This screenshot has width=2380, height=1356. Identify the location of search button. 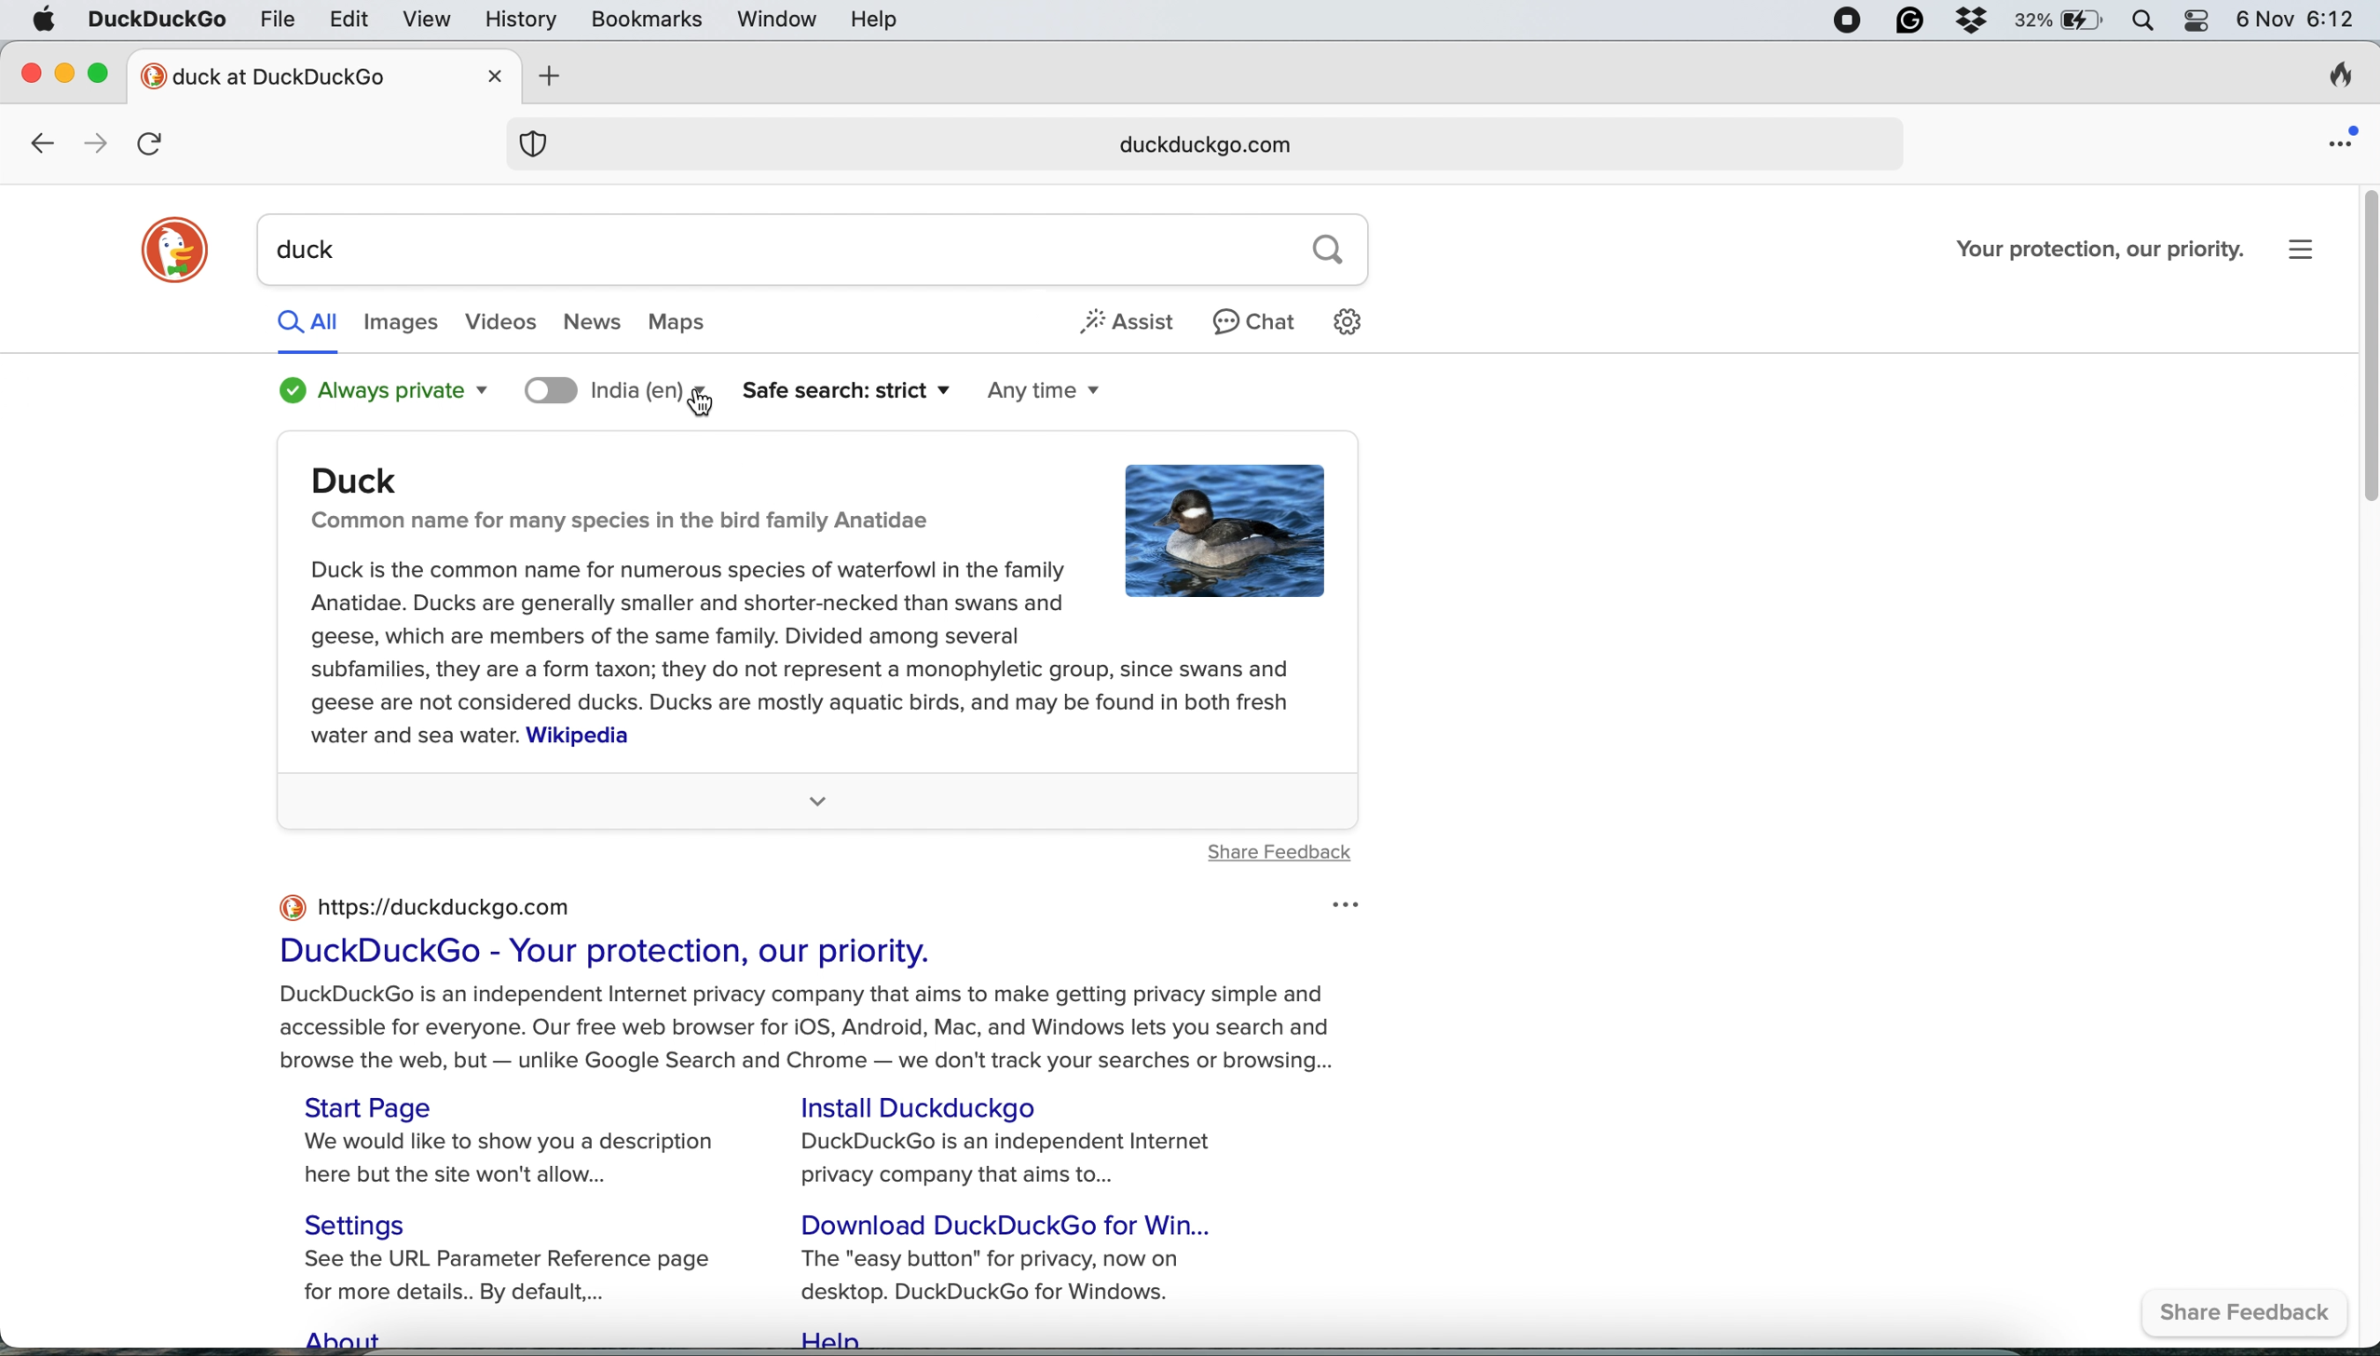
(1329, 251).